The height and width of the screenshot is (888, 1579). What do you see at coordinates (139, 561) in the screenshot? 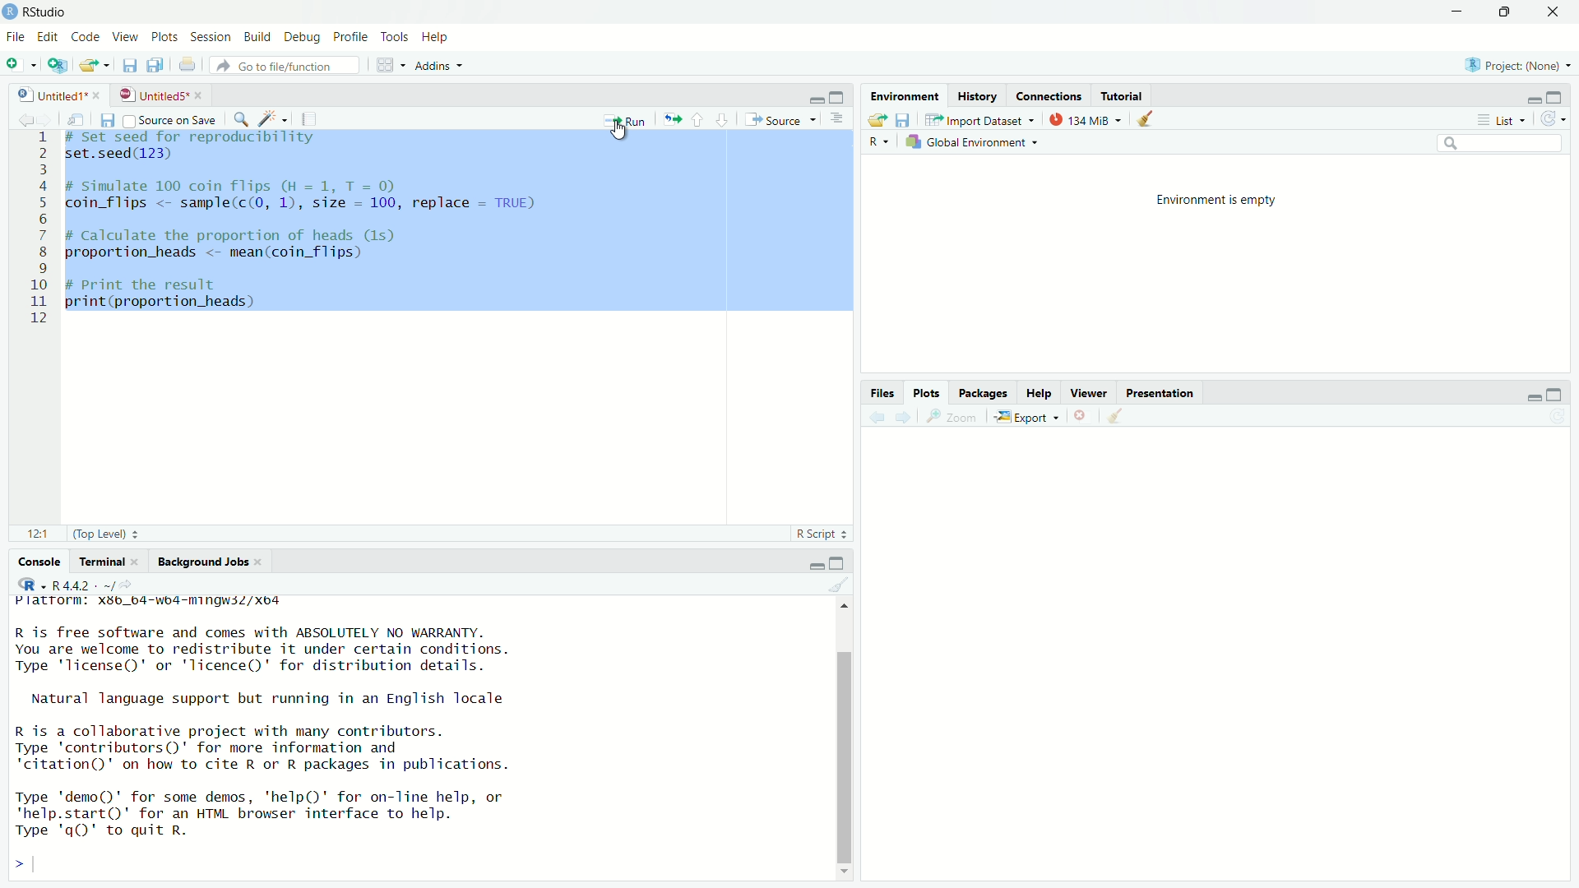
I see `close` at bounding box center [139, 561].